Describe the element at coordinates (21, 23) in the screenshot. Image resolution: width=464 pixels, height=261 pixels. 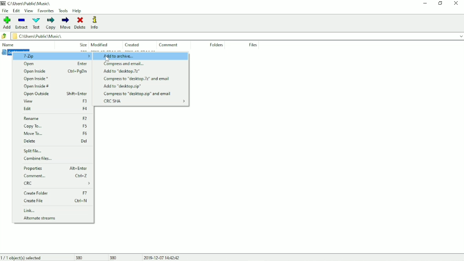
I see `Extract` at that location.